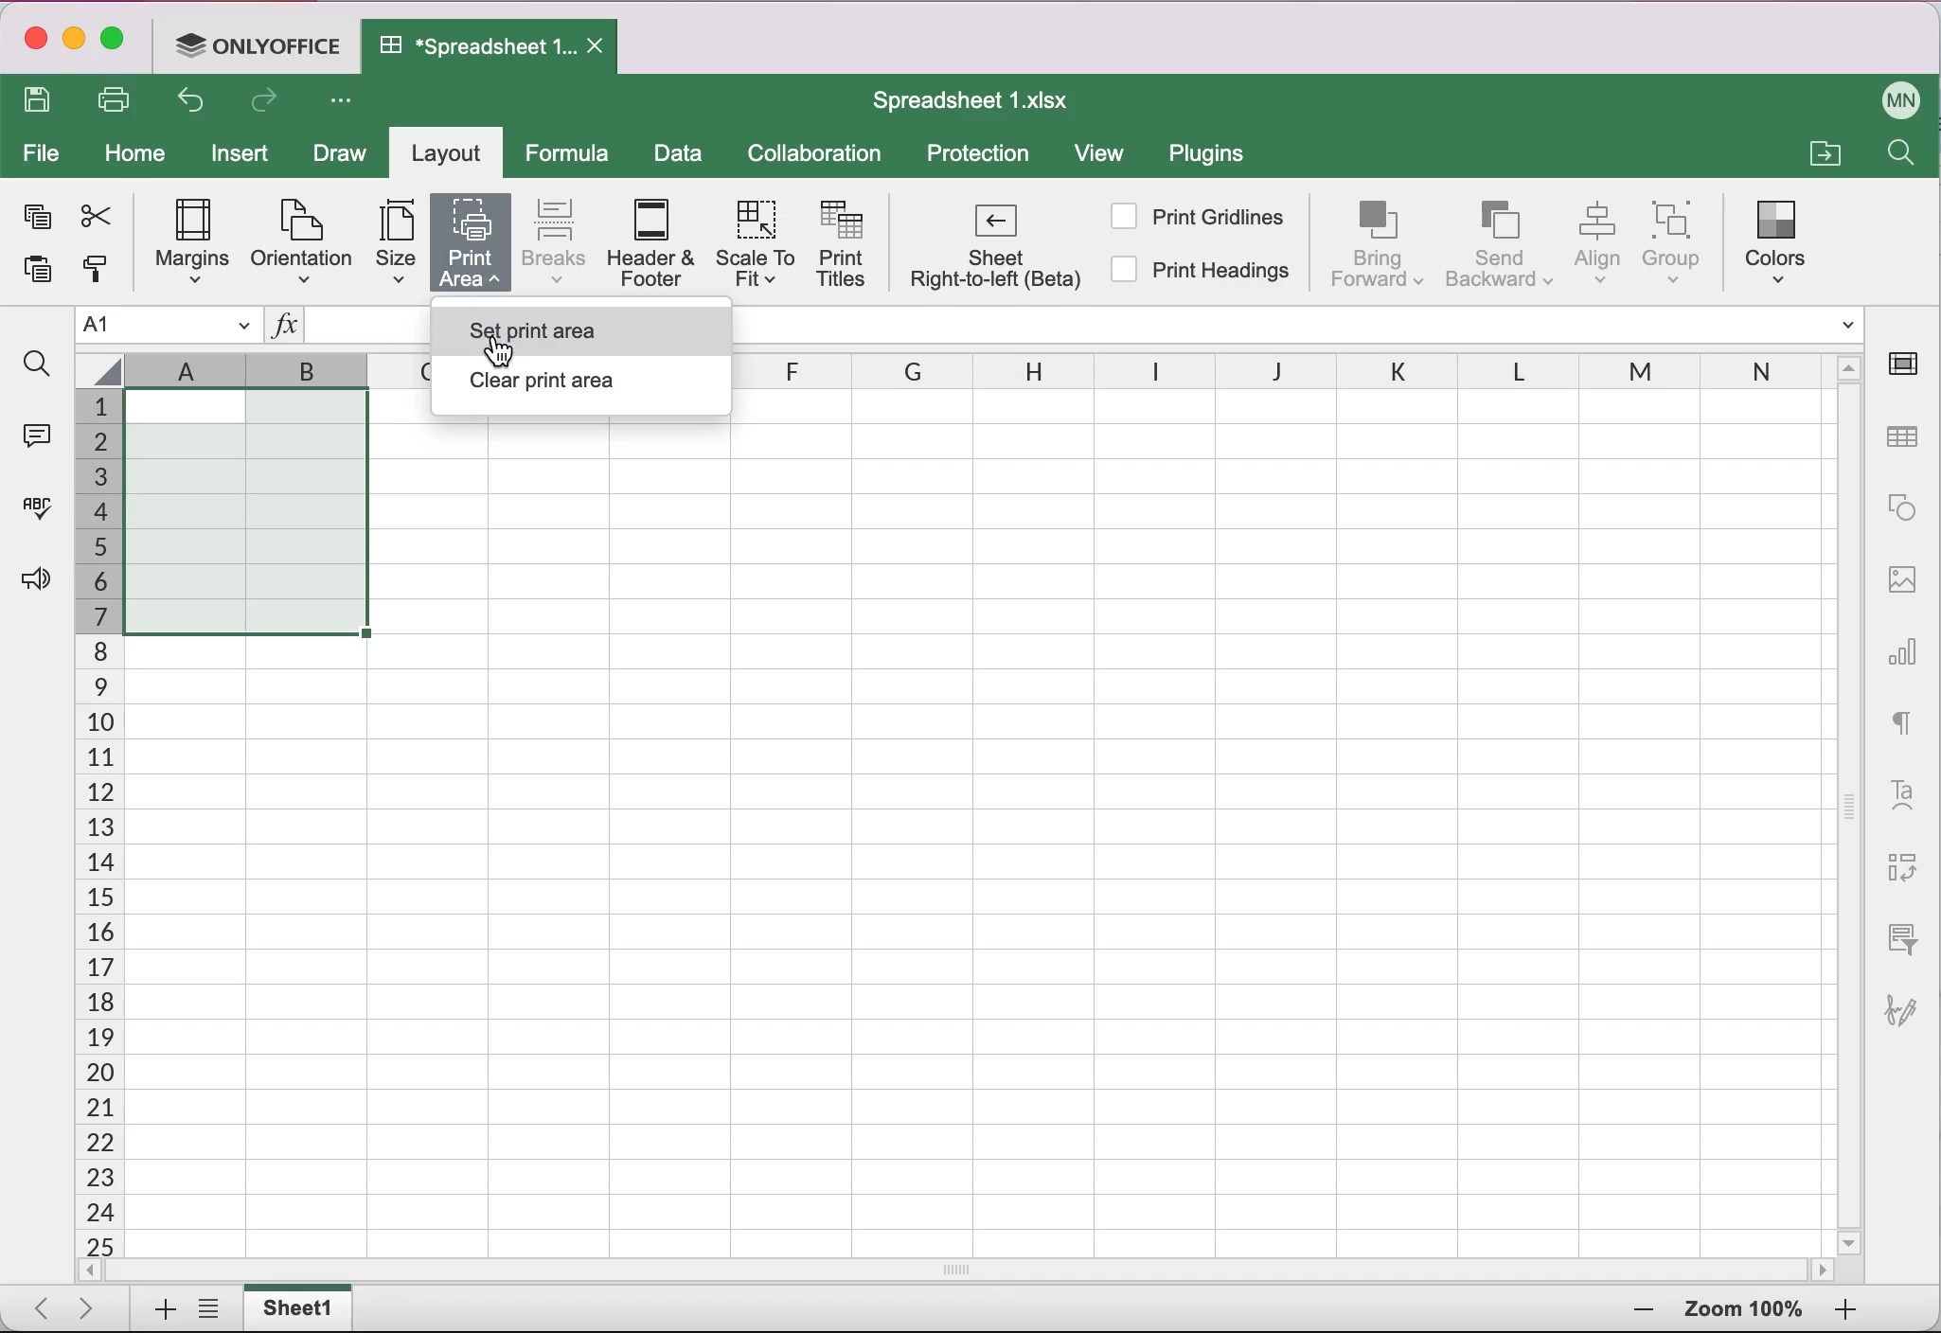 This screenshot has height=1333, width=1941. I want to click on spell checking, so click(33, 515).